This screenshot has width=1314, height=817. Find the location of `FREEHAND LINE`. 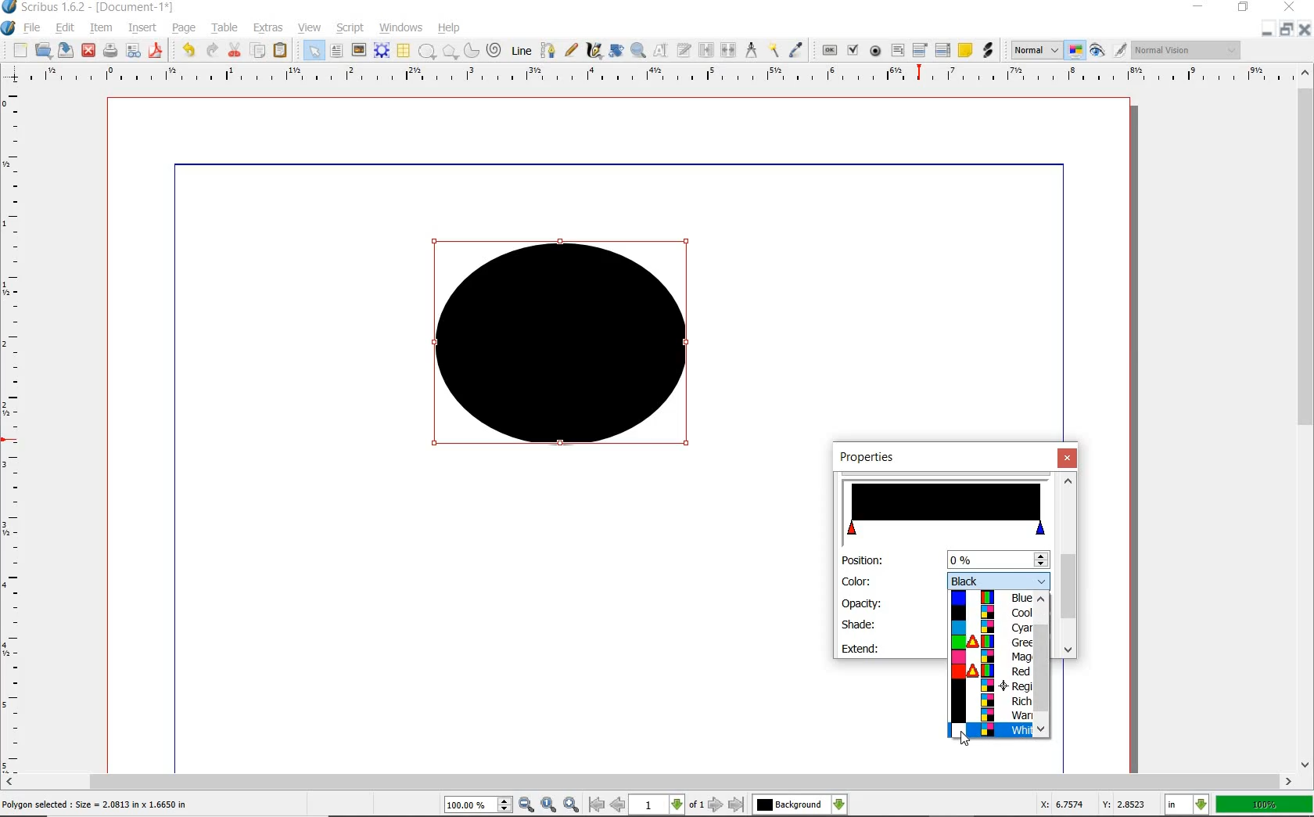

FREEHAND LINE is located at coordinates (572, 49).